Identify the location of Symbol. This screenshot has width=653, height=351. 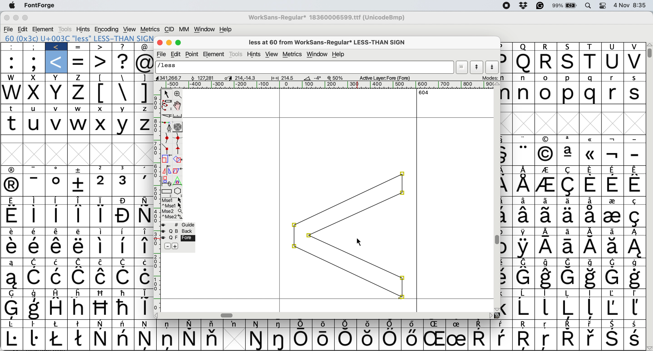
(434, 339).